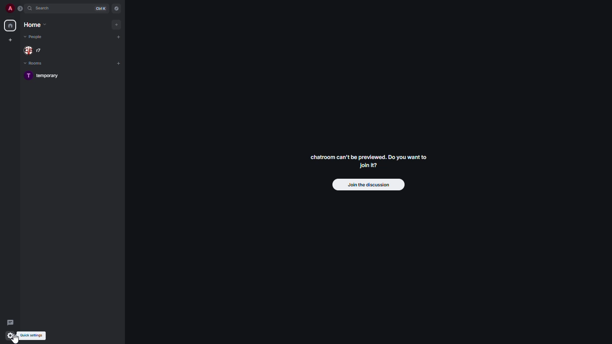  What do you see at coordinates (368, 161) in the screenshot?
I see `chatroom can't be previewed` at bounding box center [368, 161].